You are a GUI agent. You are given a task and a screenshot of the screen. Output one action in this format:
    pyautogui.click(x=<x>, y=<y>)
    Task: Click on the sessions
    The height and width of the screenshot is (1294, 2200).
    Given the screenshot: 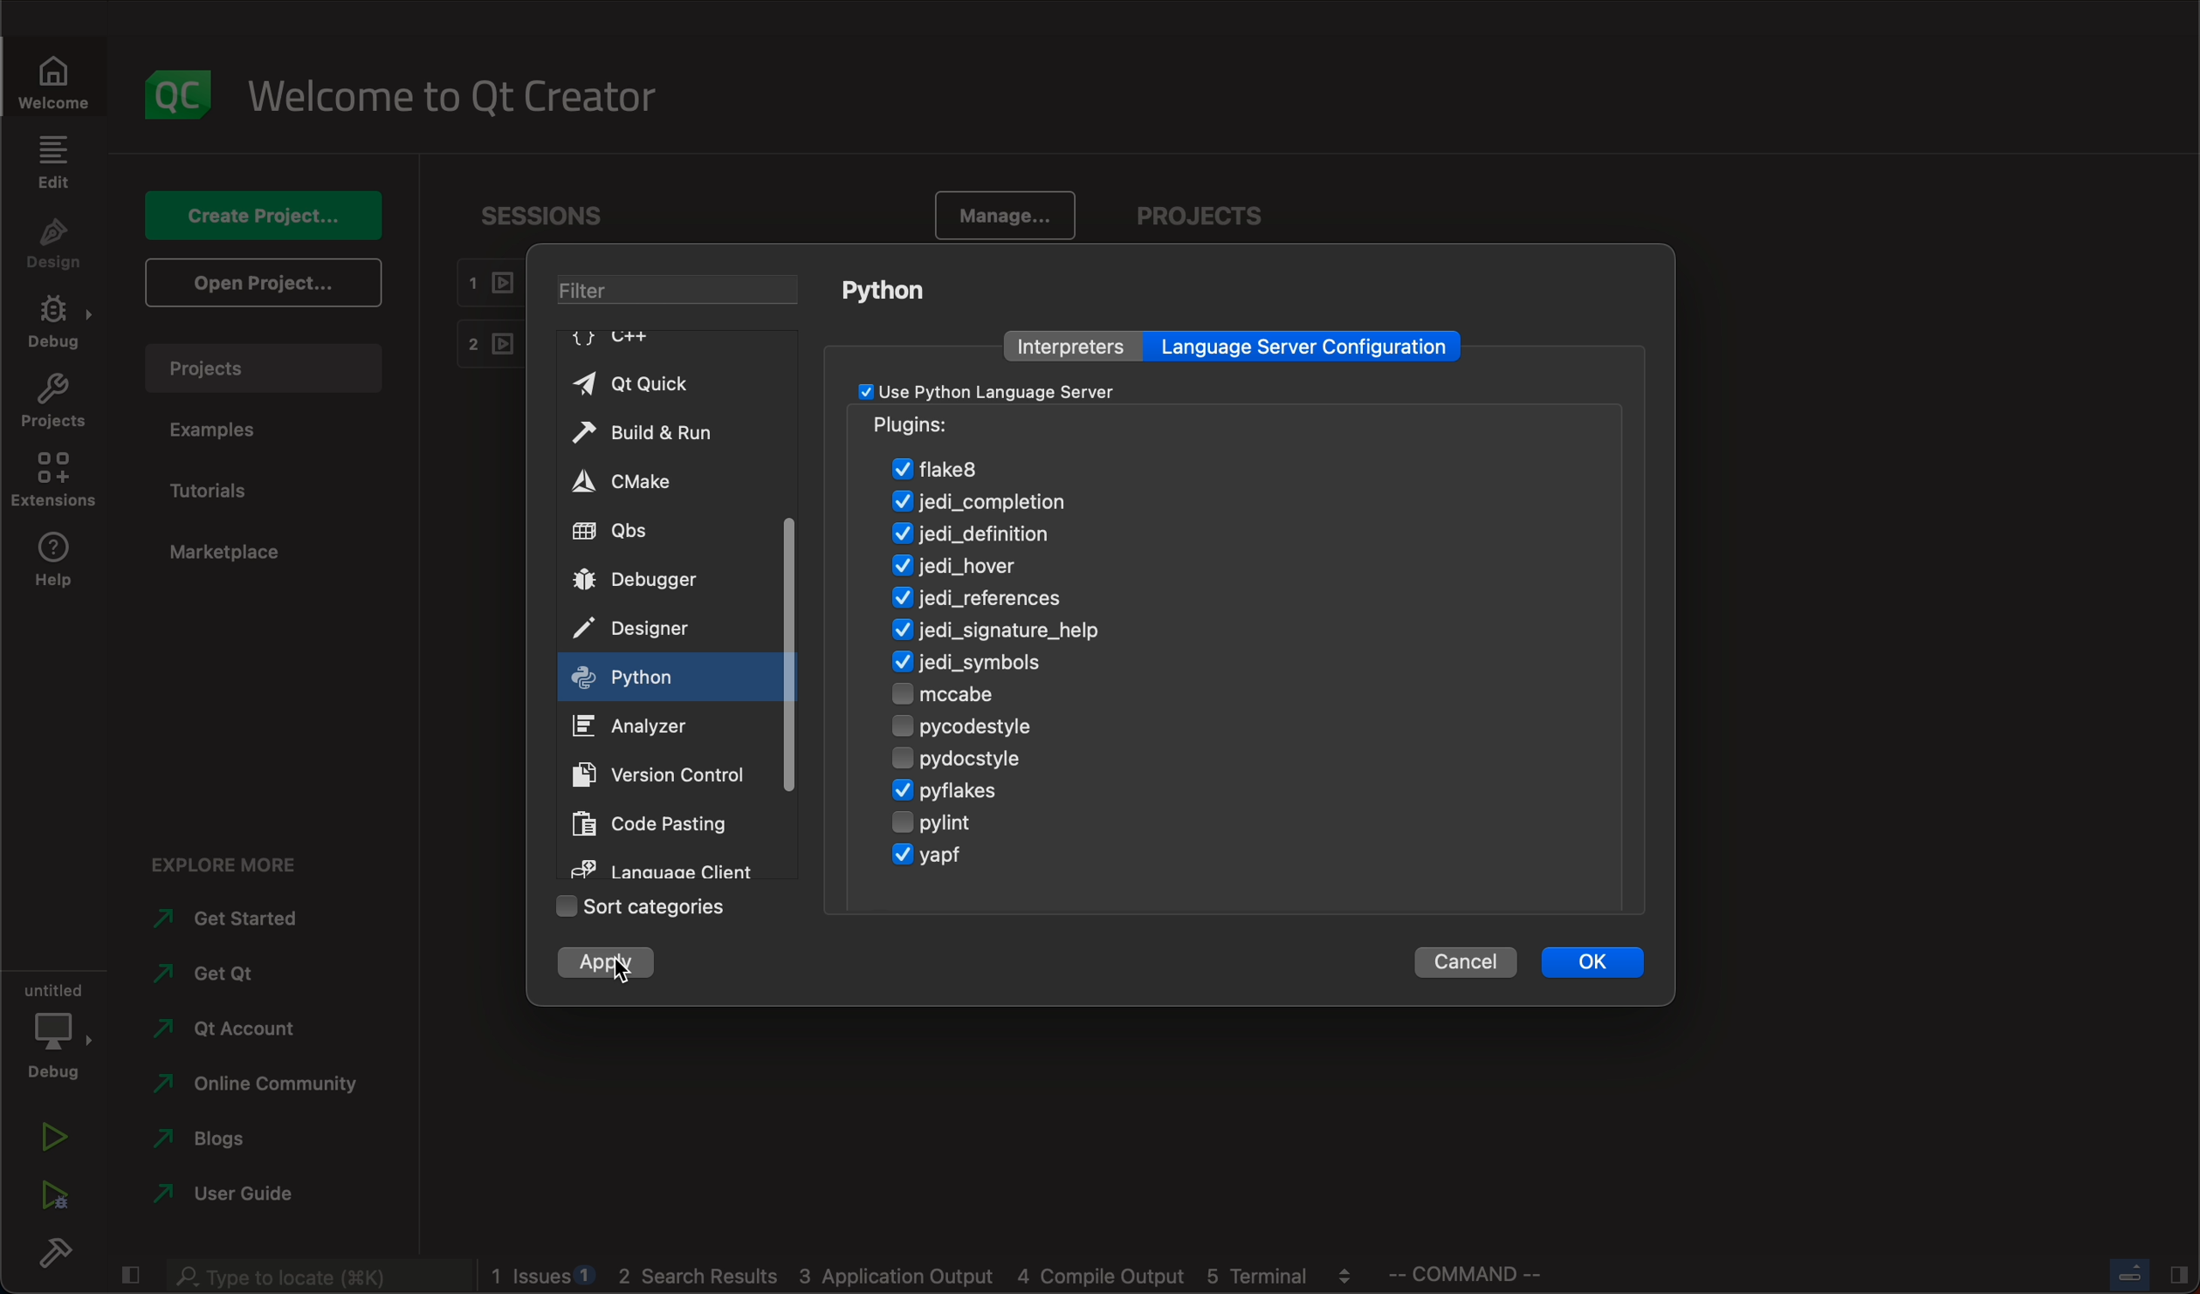 What is the action you would take?
    pyautogui.click(x=560, y=217)
    